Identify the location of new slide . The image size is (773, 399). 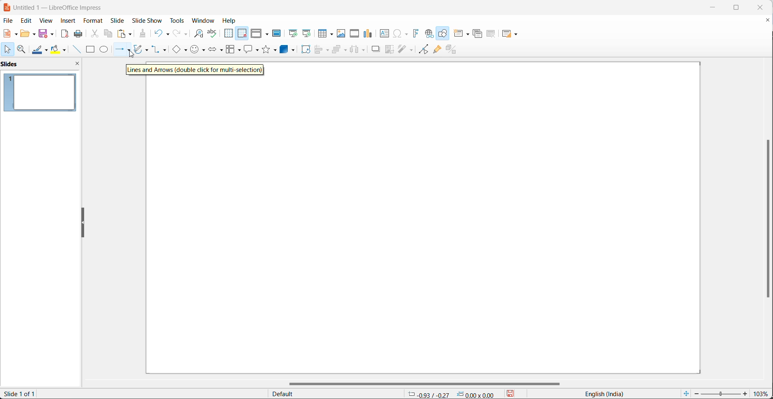
(462, 33).